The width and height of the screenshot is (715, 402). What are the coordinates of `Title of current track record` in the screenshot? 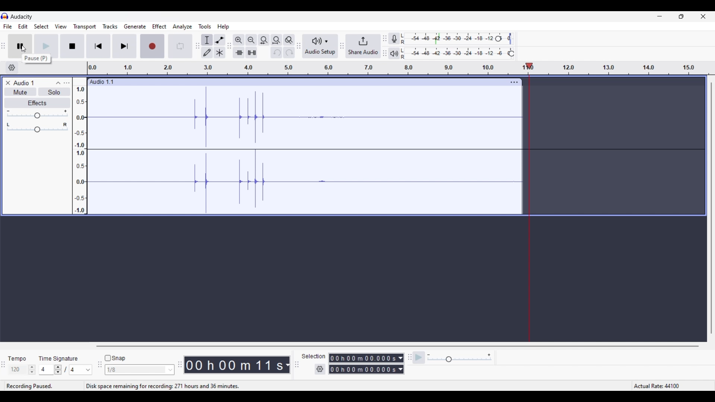 It's located at (23, 83).